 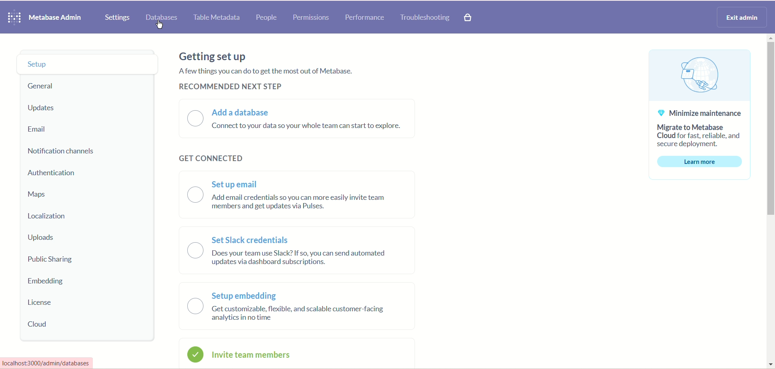 I want to click on toggle button, so click(x=195, y=120).